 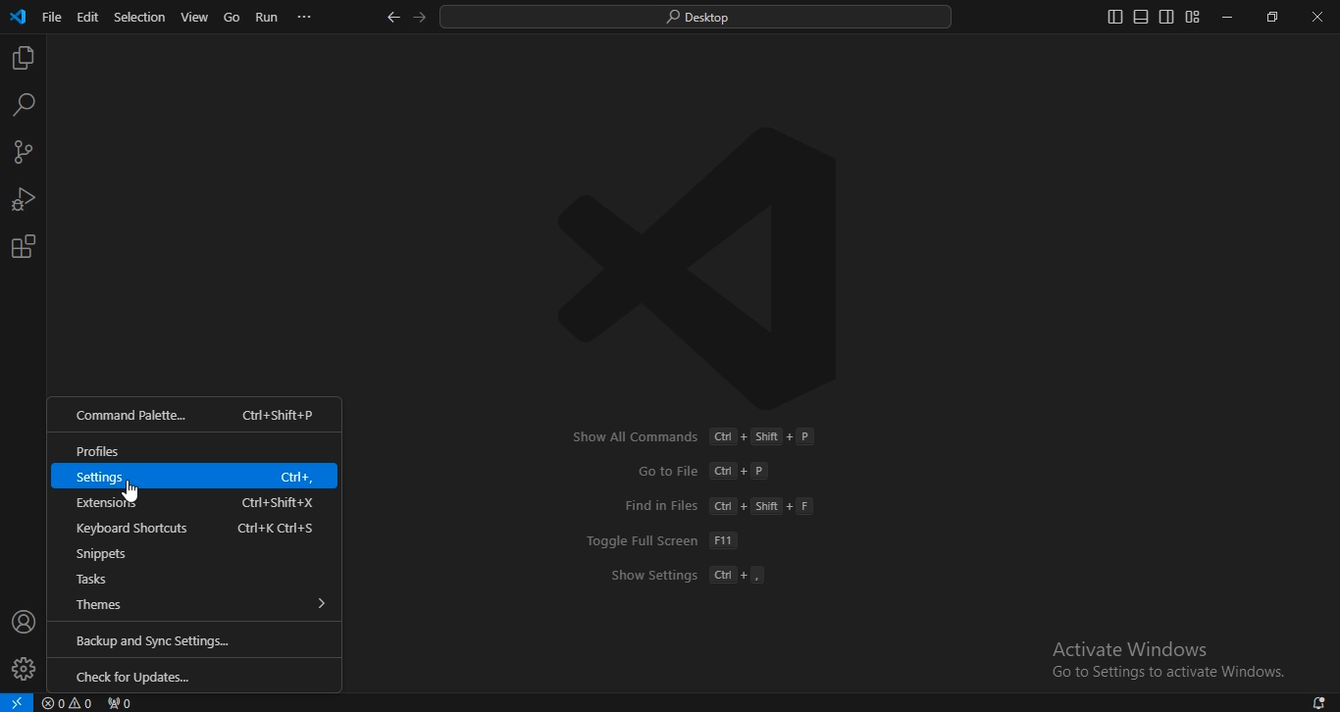 I want to click on text, so click(x=662, y=540).